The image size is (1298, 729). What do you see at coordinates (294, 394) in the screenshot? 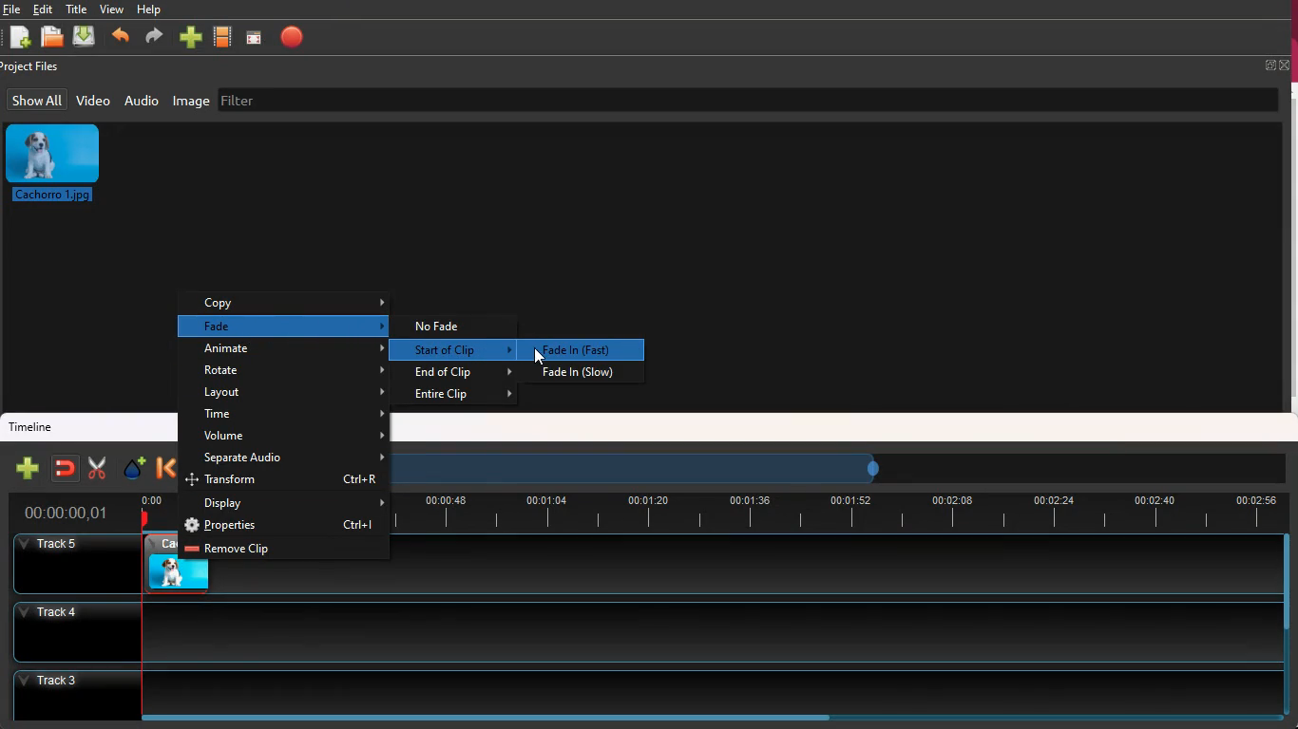
I see `layout` at bounding box center [294, 394].